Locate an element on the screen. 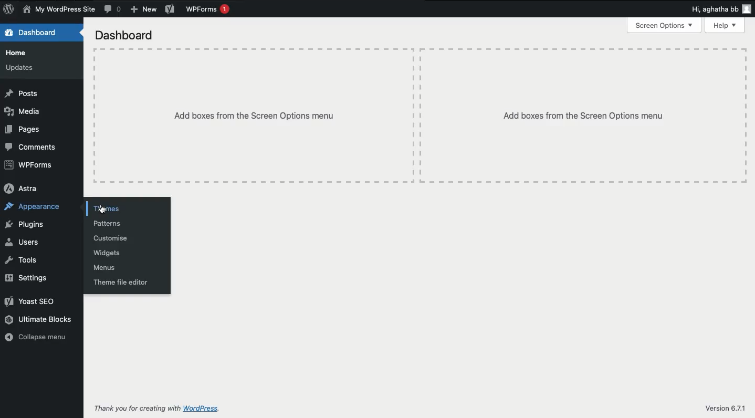 The height and width of the screenshot is (418, 755). Ultimate blocks is located at coordinates (39, 320).